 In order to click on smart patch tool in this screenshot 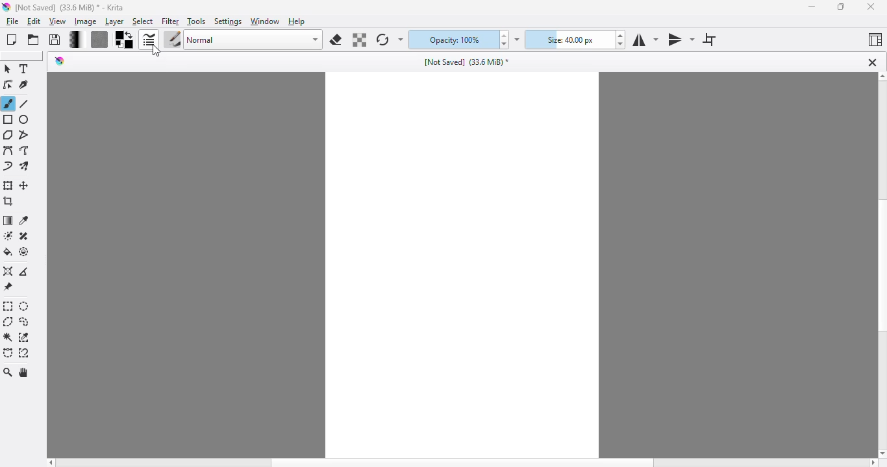, I will do `click(24, 235)`.